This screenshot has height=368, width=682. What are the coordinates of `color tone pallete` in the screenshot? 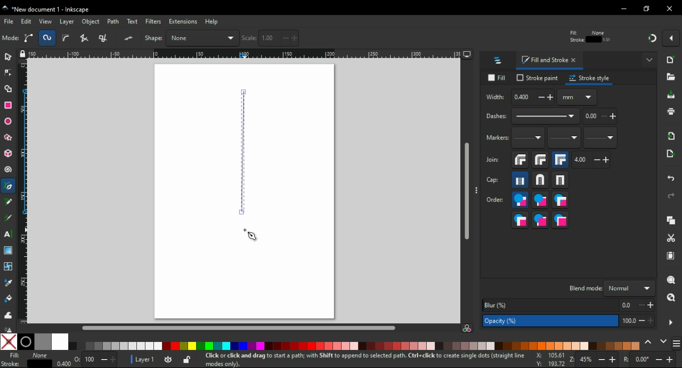 It's located at (319, 345).